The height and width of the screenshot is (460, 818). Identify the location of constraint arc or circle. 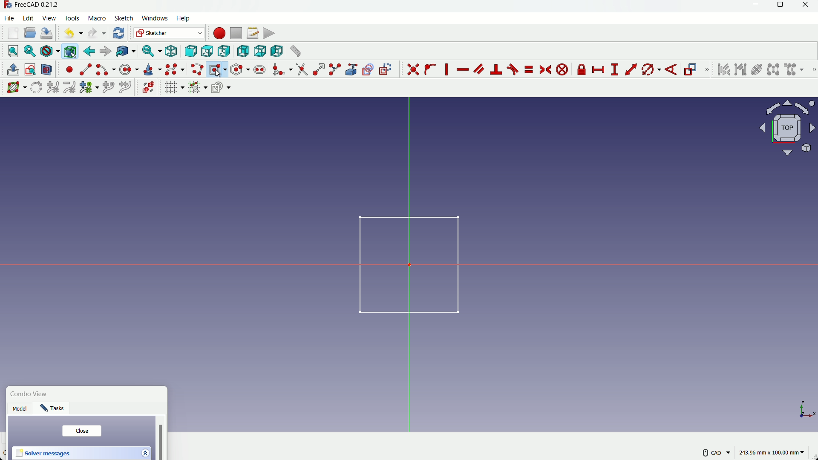
(649, 71).